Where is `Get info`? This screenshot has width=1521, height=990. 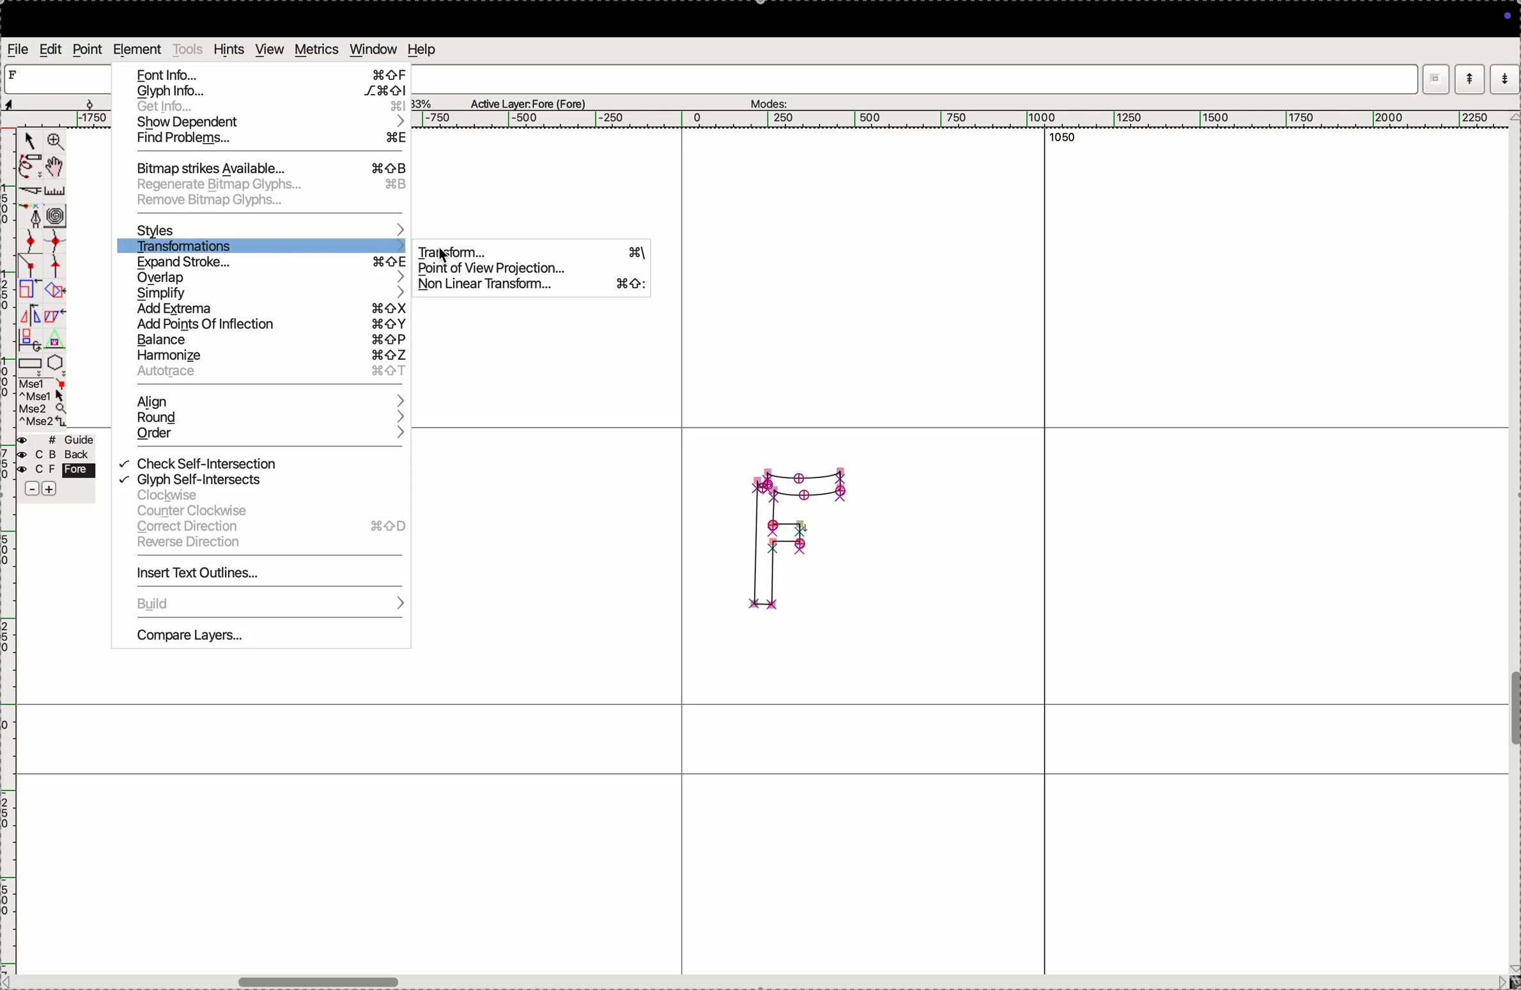
Get info is located at coordinates (266, 107).